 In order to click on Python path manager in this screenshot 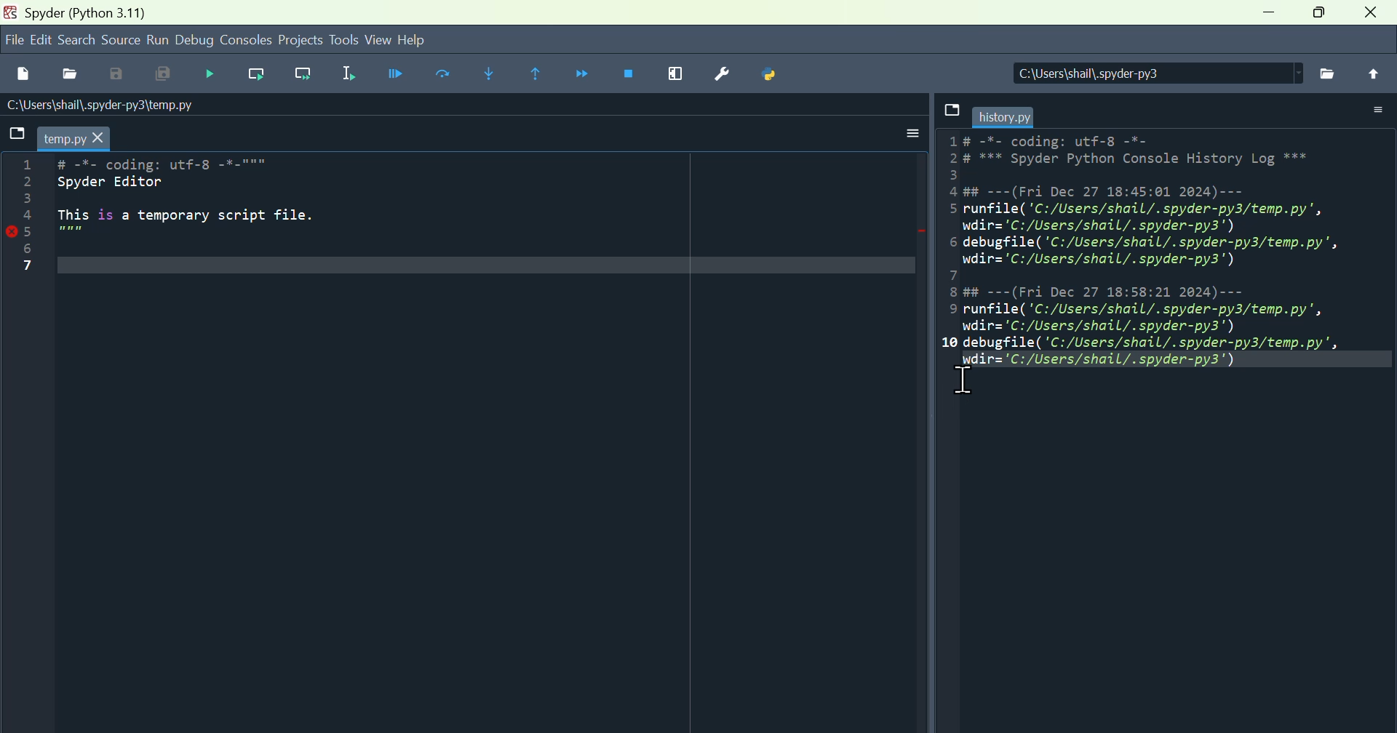, I will do `click(773, 73)`.